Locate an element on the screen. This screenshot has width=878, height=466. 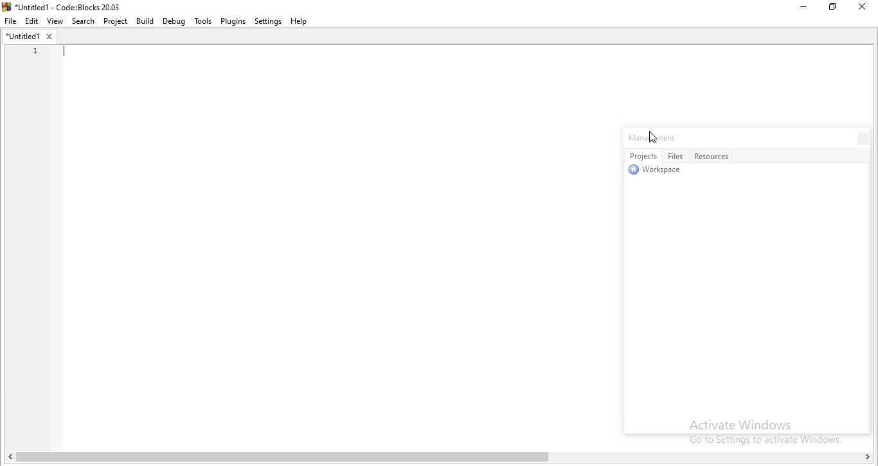
files is located at coordinates (677, 156).